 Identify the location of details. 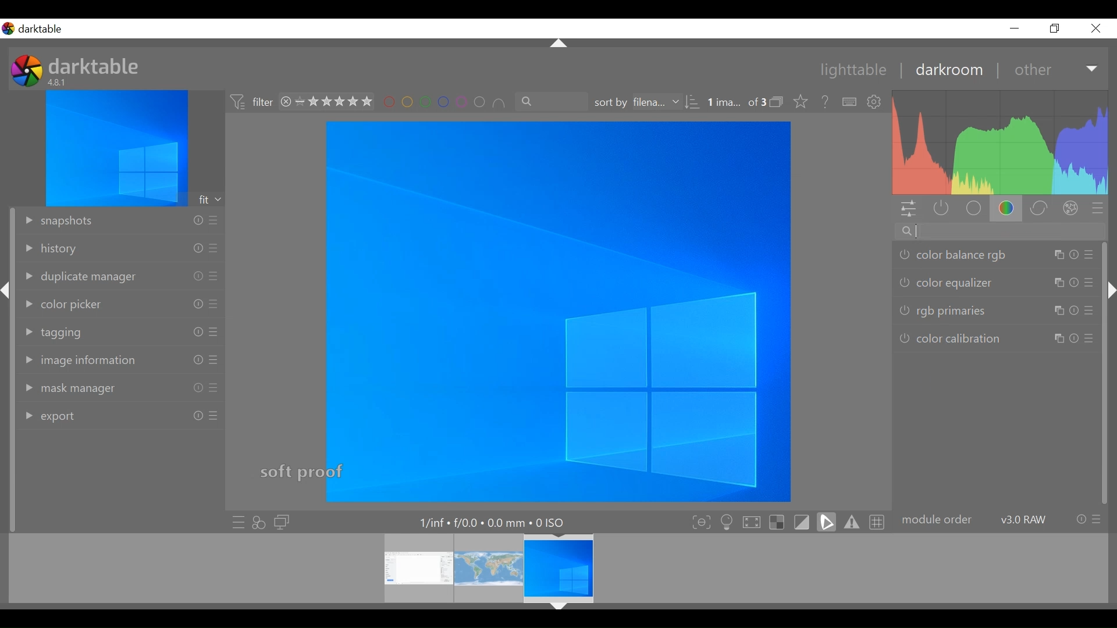
(495, 521).